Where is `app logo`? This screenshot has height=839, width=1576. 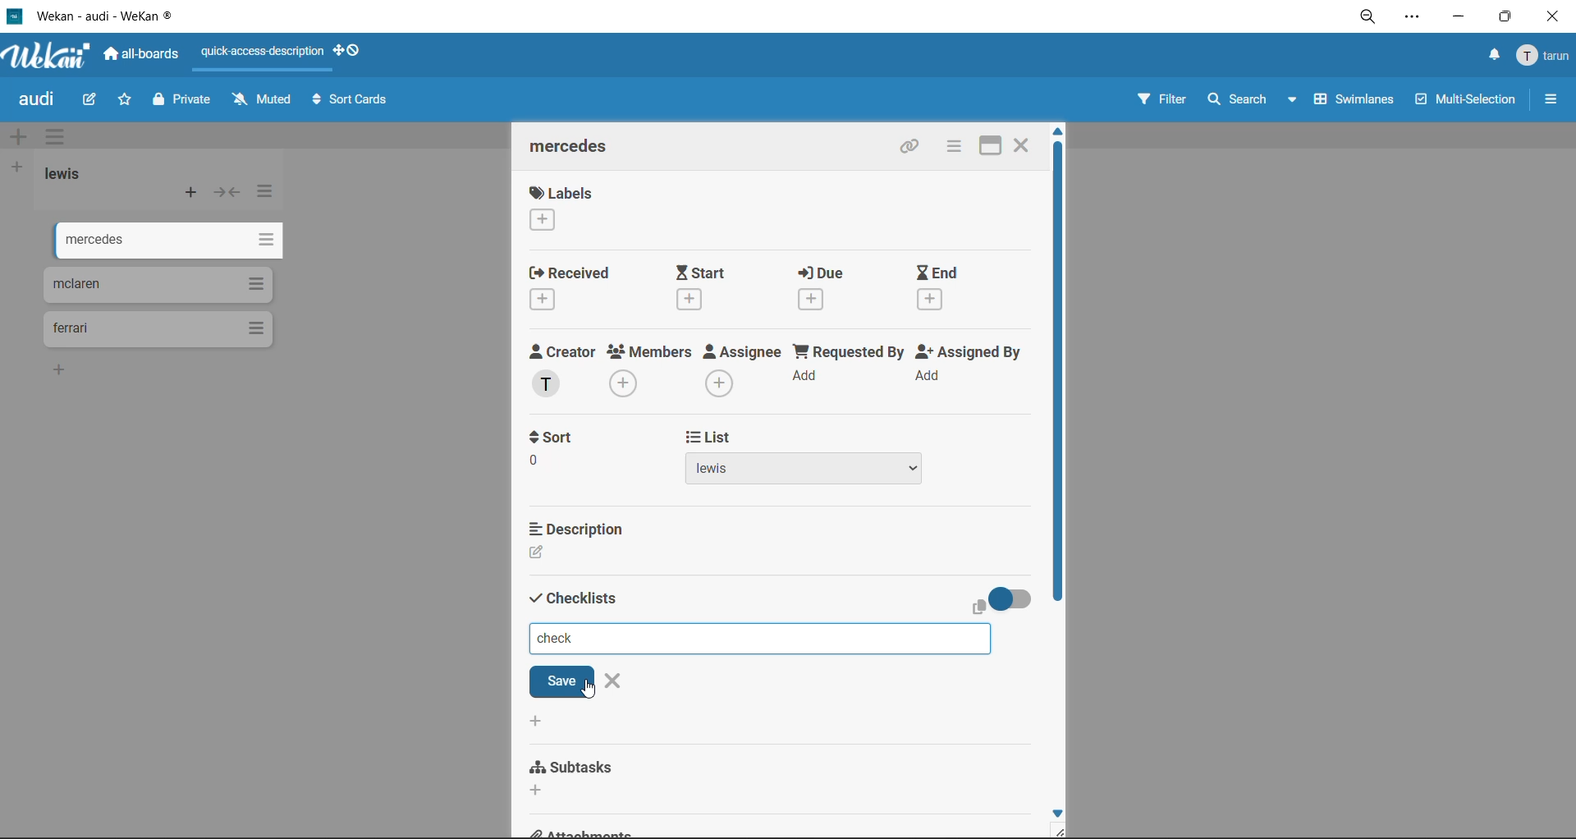
app logo is located at coordinates (45, 57).